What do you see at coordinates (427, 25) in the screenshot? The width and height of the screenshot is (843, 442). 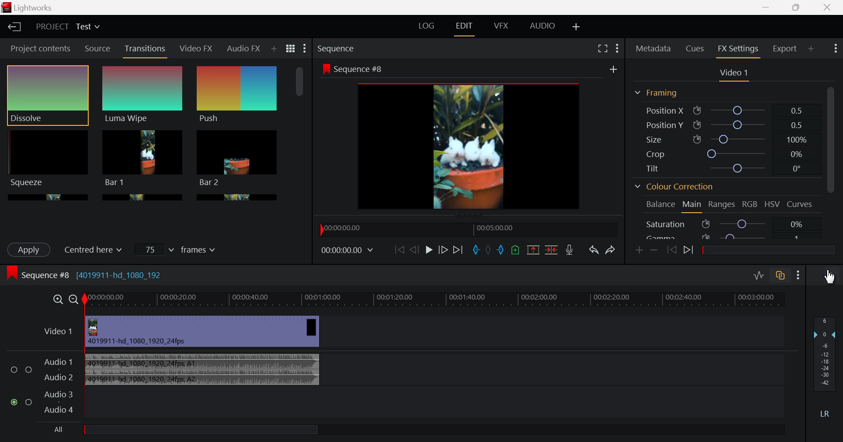 I see `LOG Layout` at bounding box center [427, 25].